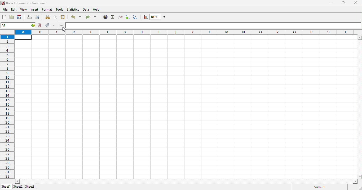 The width and height of the screenshot is (362, 190). Describe the element at coordinates (60, 10) in the screenshot. I see `tools` at that location.